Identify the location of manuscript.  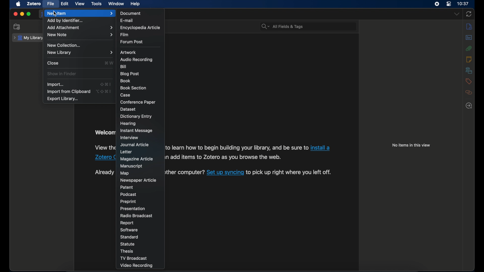
(132, 166).